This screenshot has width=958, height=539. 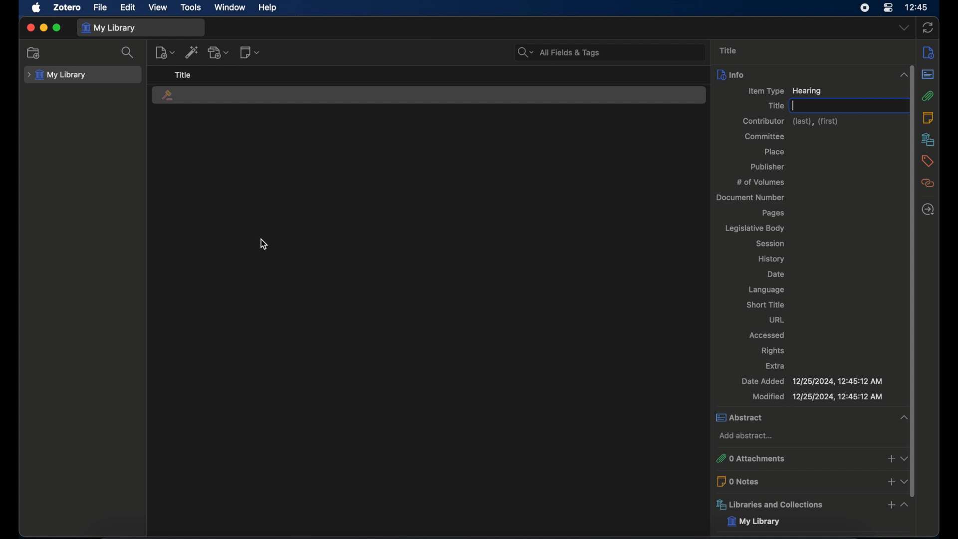 What do you see at coordinates (754, 229) in the screenshot?
I see `legislative body` at bounding box center [754, 229].